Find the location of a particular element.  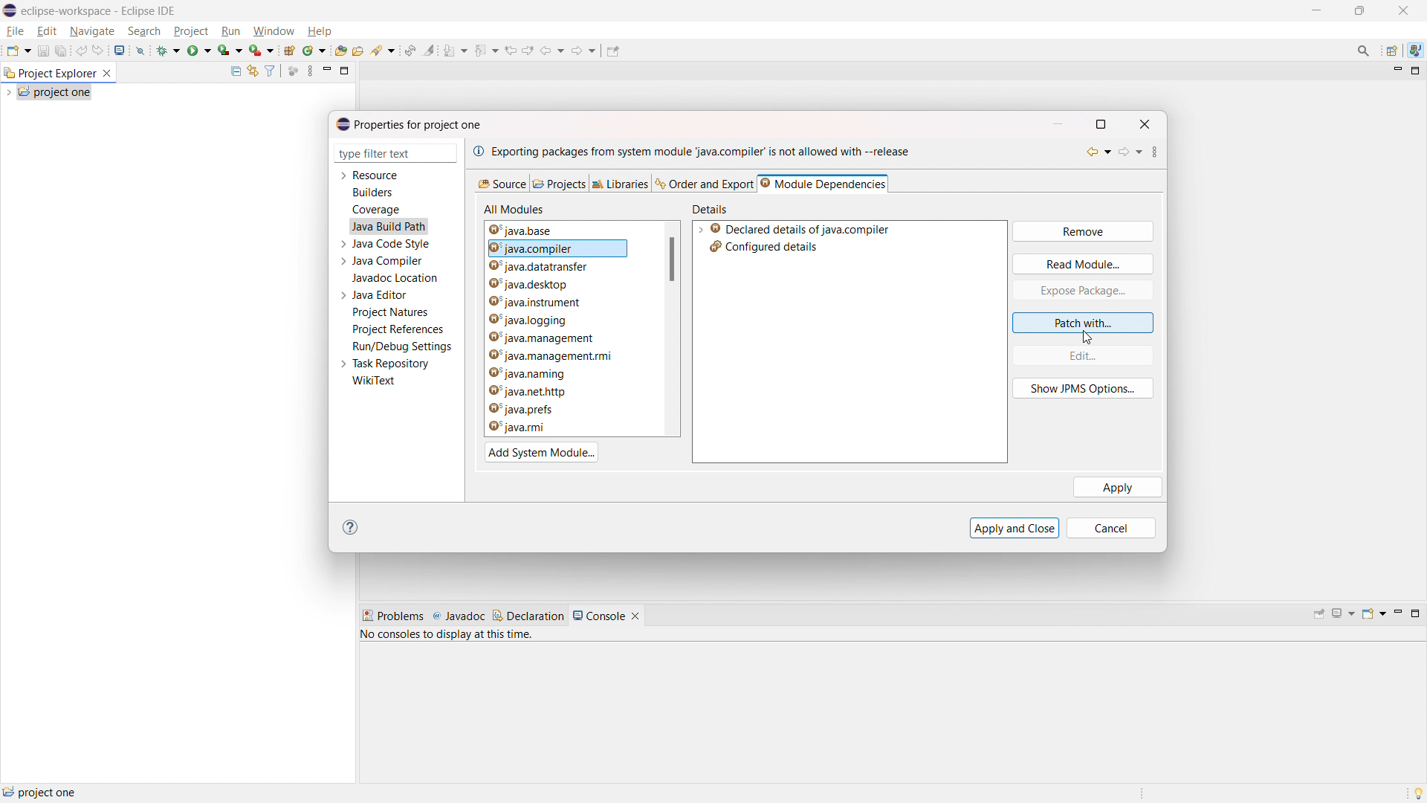

display selected console is located at coordinates (1345, 613).